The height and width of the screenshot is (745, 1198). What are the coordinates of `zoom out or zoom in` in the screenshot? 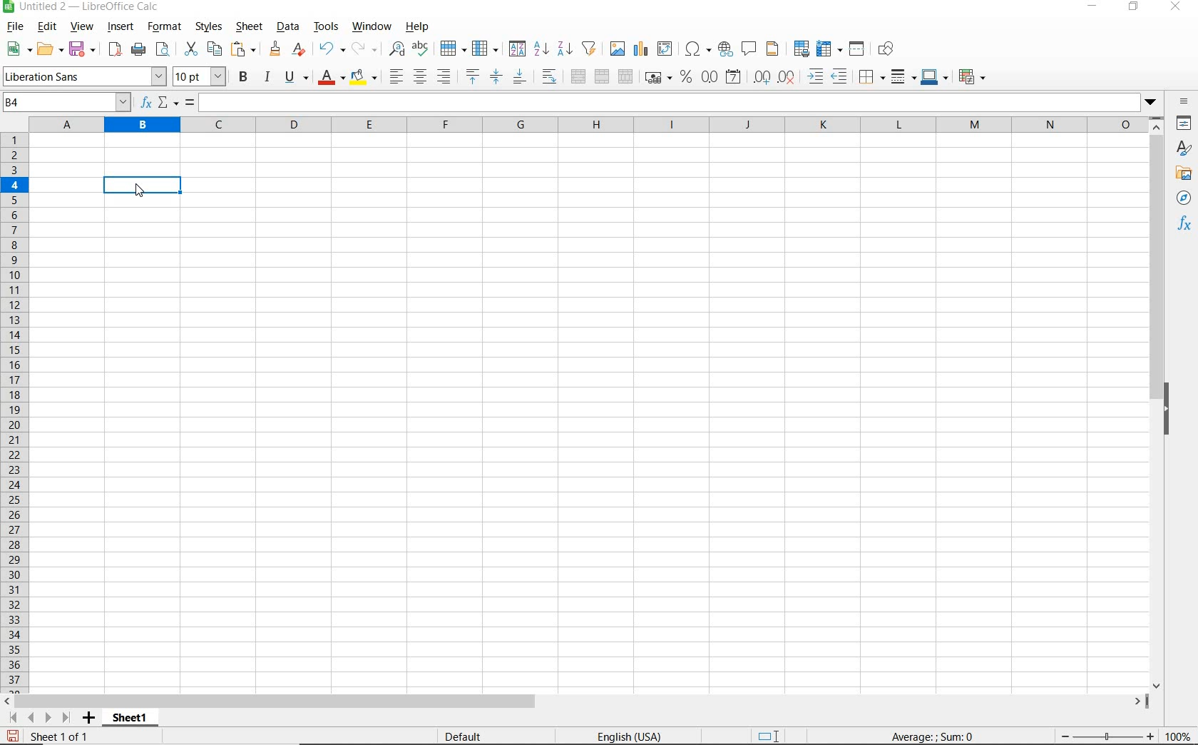 It's located at (1106, 736).